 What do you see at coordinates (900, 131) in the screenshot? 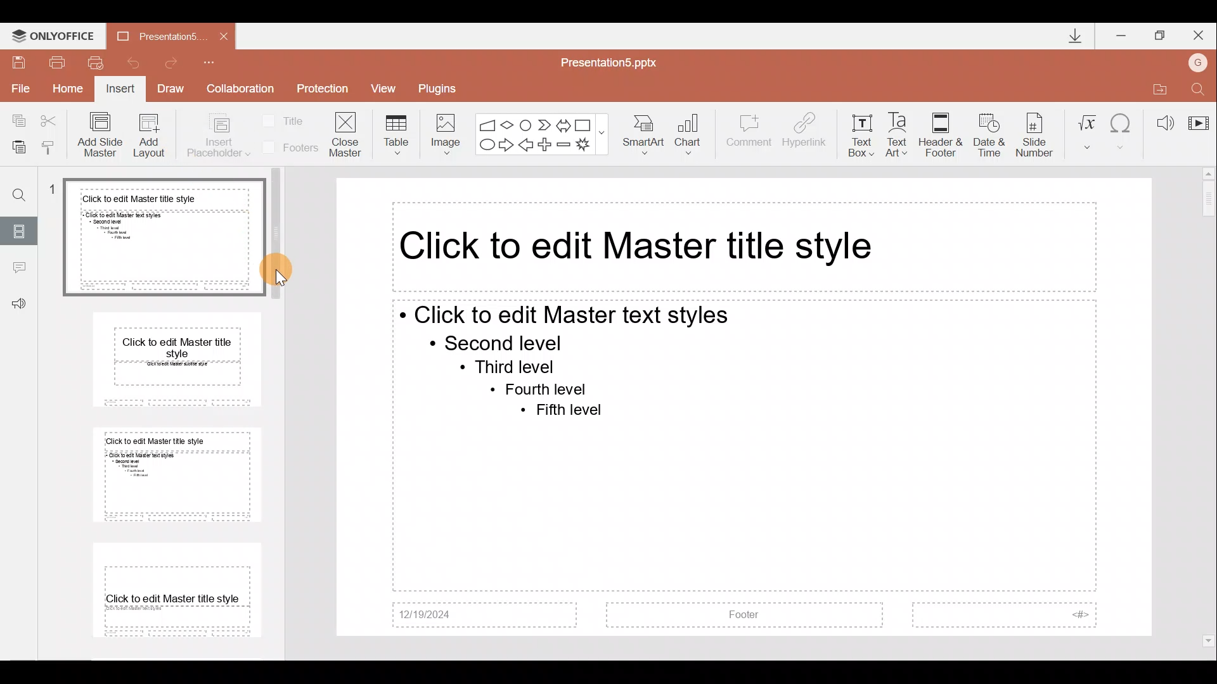
I see `Text Art` at bounding box center [900, 131].